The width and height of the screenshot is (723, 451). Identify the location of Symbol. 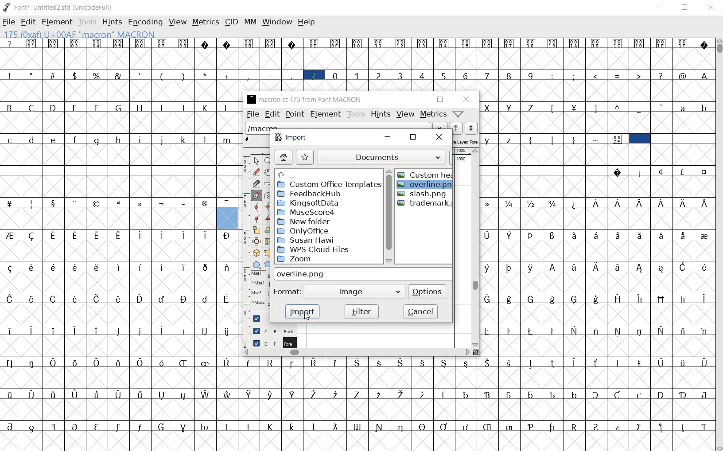
(54, 235).